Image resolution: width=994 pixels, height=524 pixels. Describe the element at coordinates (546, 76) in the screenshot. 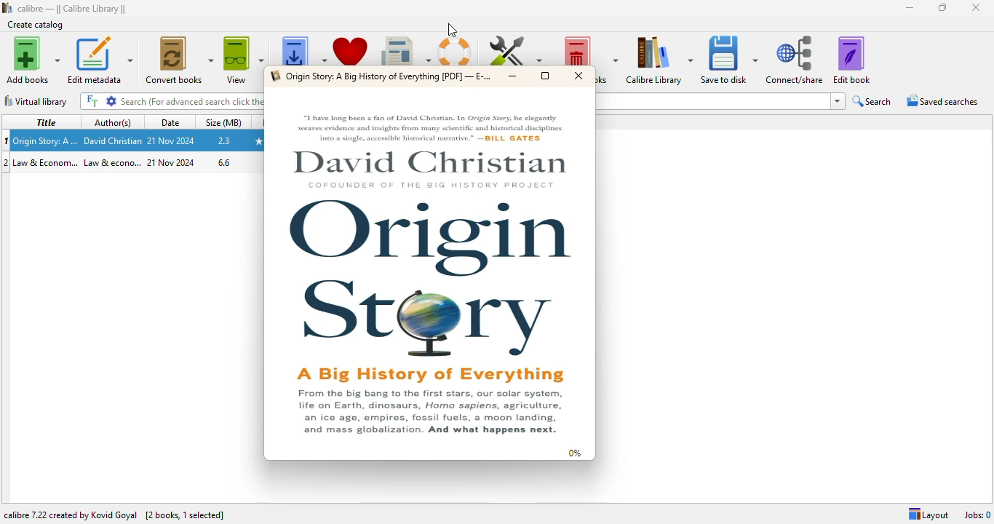

I see `maximize` at that location.